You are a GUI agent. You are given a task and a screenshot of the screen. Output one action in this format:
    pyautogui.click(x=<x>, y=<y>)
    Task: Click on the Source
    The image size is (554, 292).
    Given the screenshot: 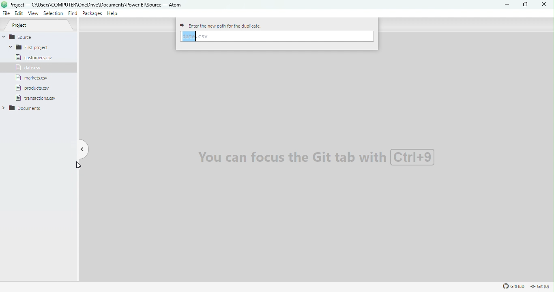 What is the action you would take?
    pyautogui.click(x=31, y=36)
    